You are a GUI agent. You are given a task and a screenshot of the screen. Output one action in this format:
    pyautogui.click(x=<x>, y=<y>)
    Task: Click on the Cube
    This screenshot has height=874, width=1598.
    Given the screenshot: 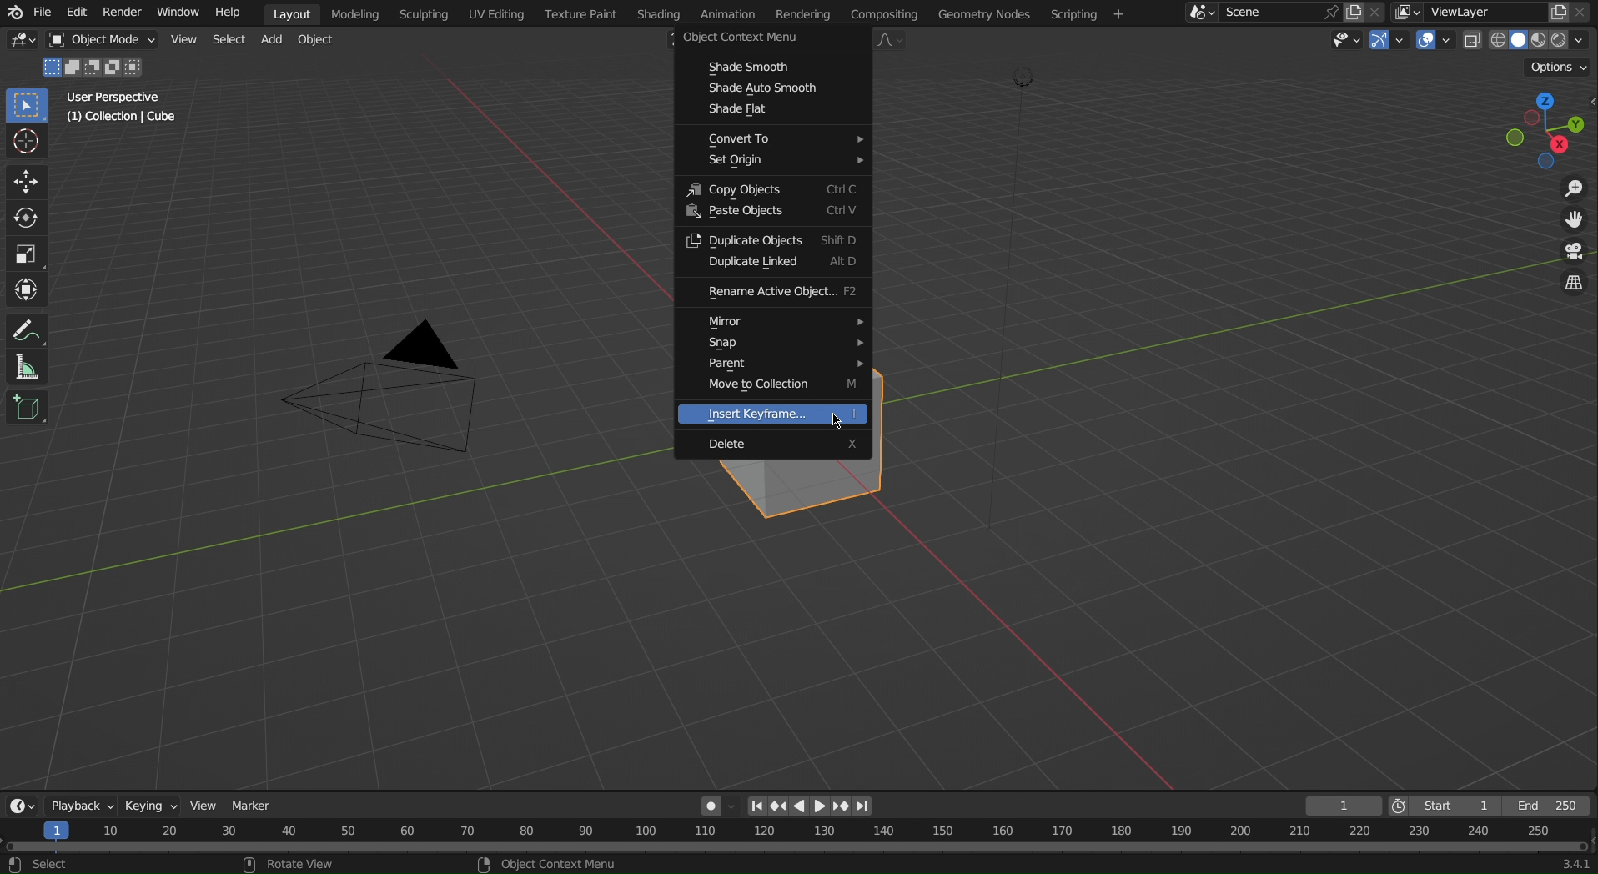 What is the action you would take?
    pyautogui.click(x=807, y=500)
    